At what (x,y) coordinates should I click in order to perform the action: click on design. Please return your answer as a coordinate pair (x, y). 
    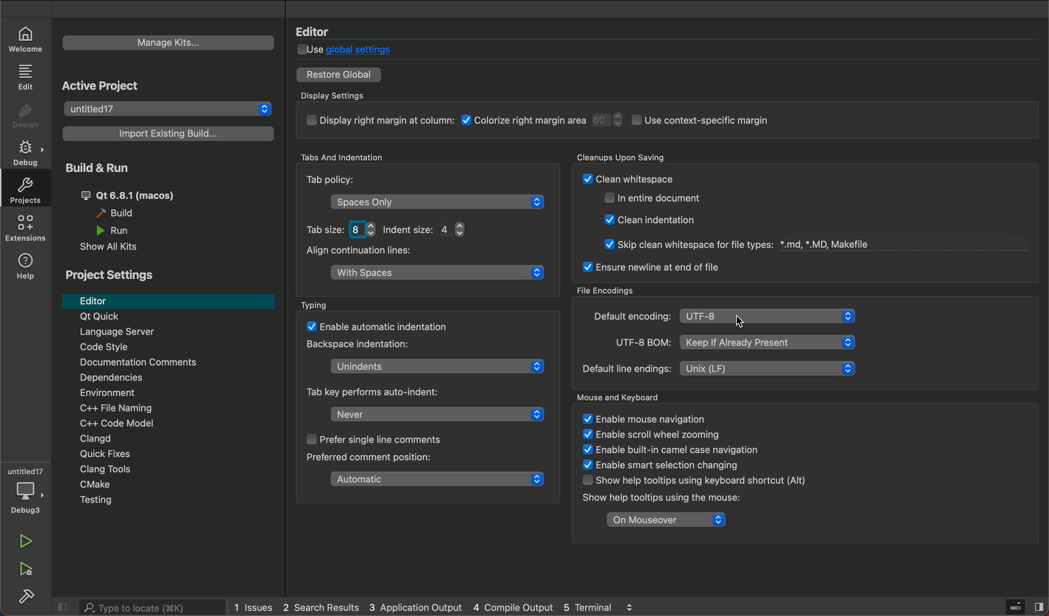
    Looking at the image, I should click on (25, 117).